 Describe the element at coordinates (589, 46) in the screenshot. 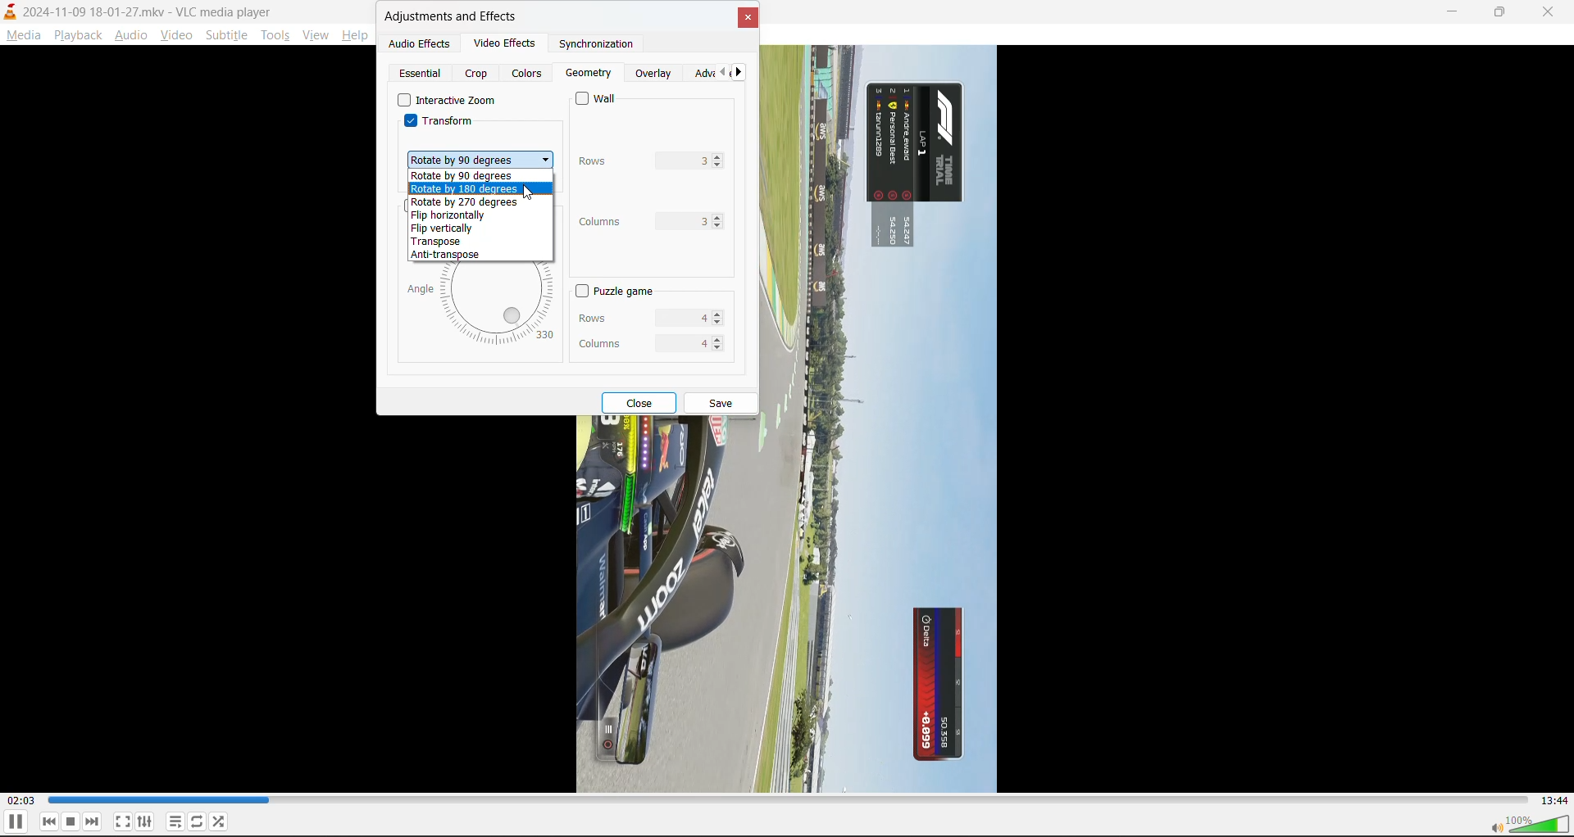

I see `synchronization` at that location.